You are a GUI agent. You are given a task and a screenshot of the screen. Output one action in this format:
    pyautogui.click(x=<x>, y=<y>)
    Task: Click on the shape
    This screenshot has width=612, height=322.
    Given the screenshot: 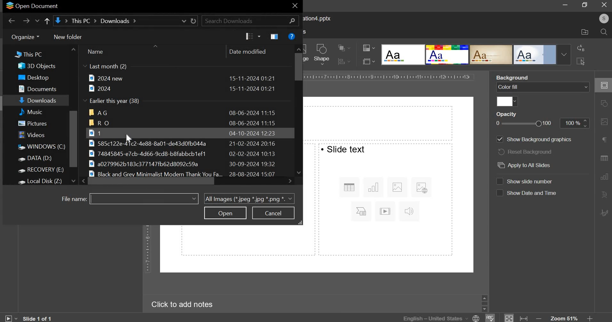 What is the action you would take?
    pyautogui.click(x=322, y=54)
    